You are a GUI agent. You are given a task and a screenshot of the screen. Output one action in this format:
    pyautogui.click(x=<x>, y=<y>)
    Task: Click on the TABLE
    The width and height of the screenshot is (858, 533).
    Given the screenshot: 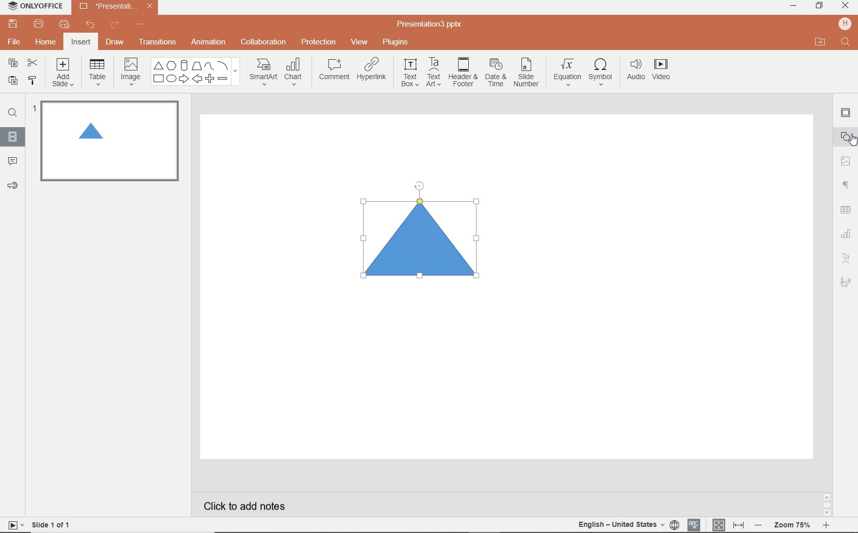 What is the action you would take?
    pyautogui.click(x=98, y=72)
    